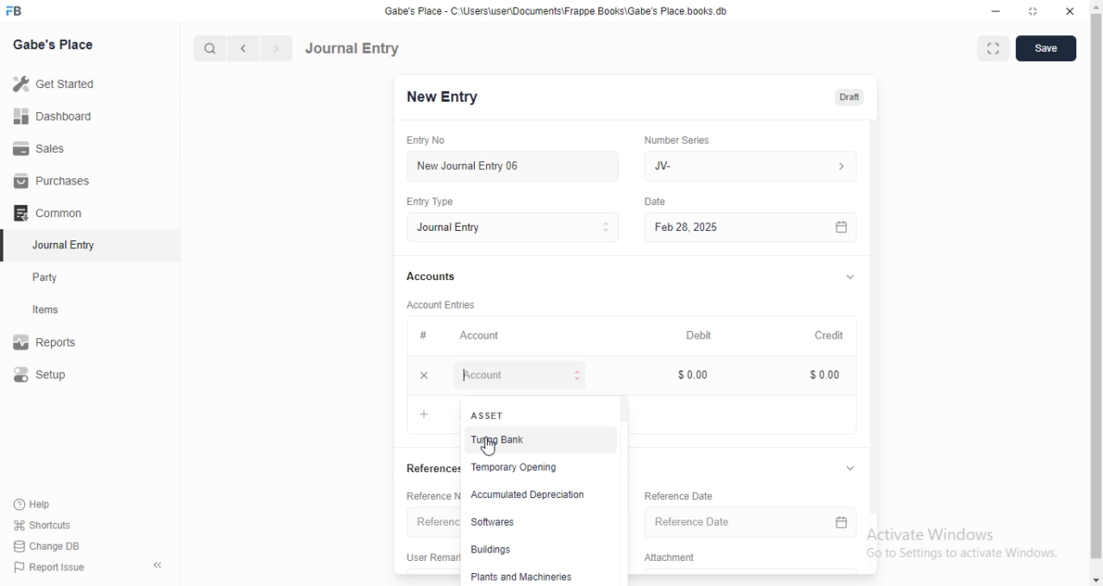  Describe the element at coordinates (438, 140) in the screenshot. I see `Entry No.` at that location.